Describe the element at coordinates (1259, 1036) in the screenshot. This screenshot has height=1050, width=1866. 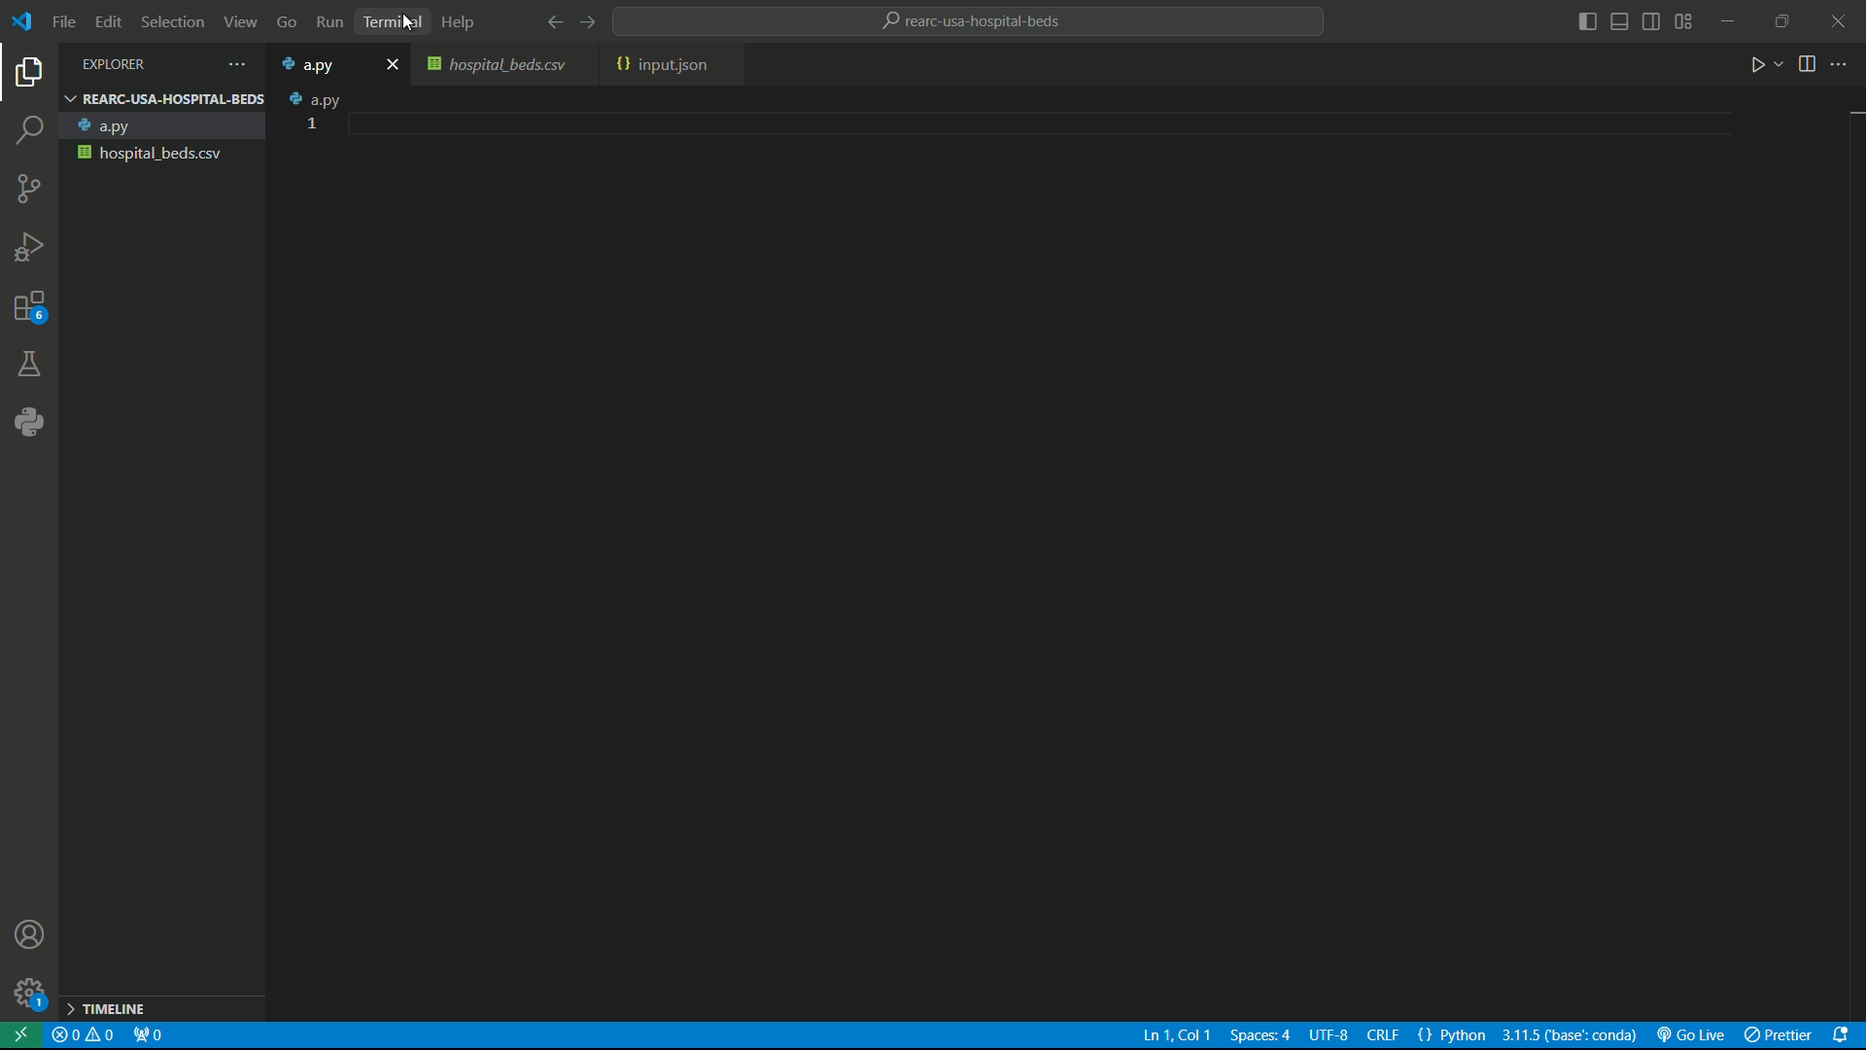
I see `select indentation` at that location.